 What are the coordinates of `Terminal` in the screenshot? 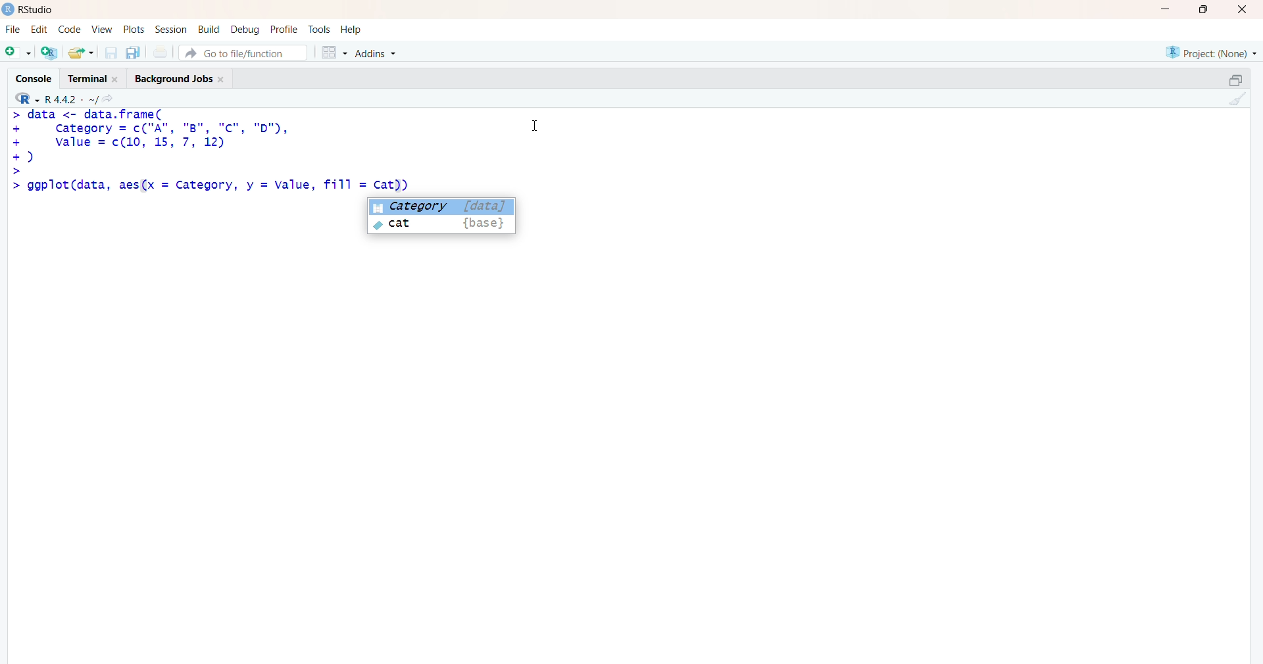 It's located at (91, 77).